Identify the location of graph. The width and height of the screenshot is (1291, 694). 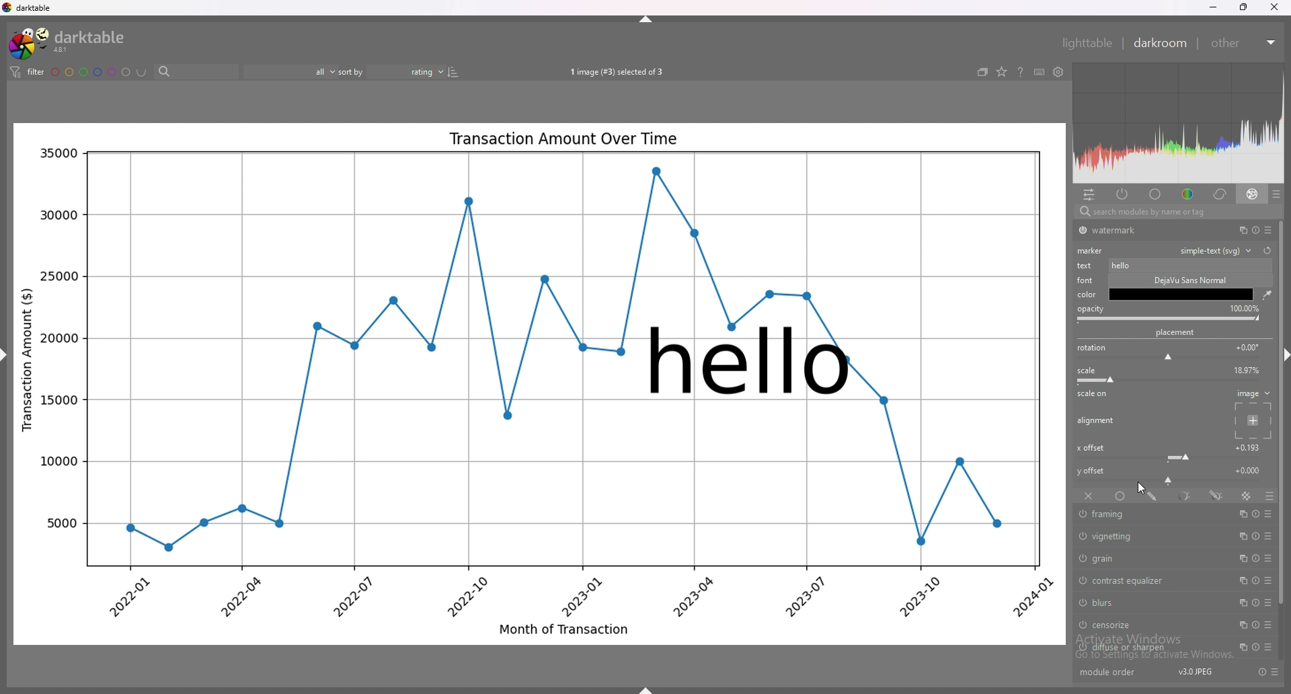
(539, 524).